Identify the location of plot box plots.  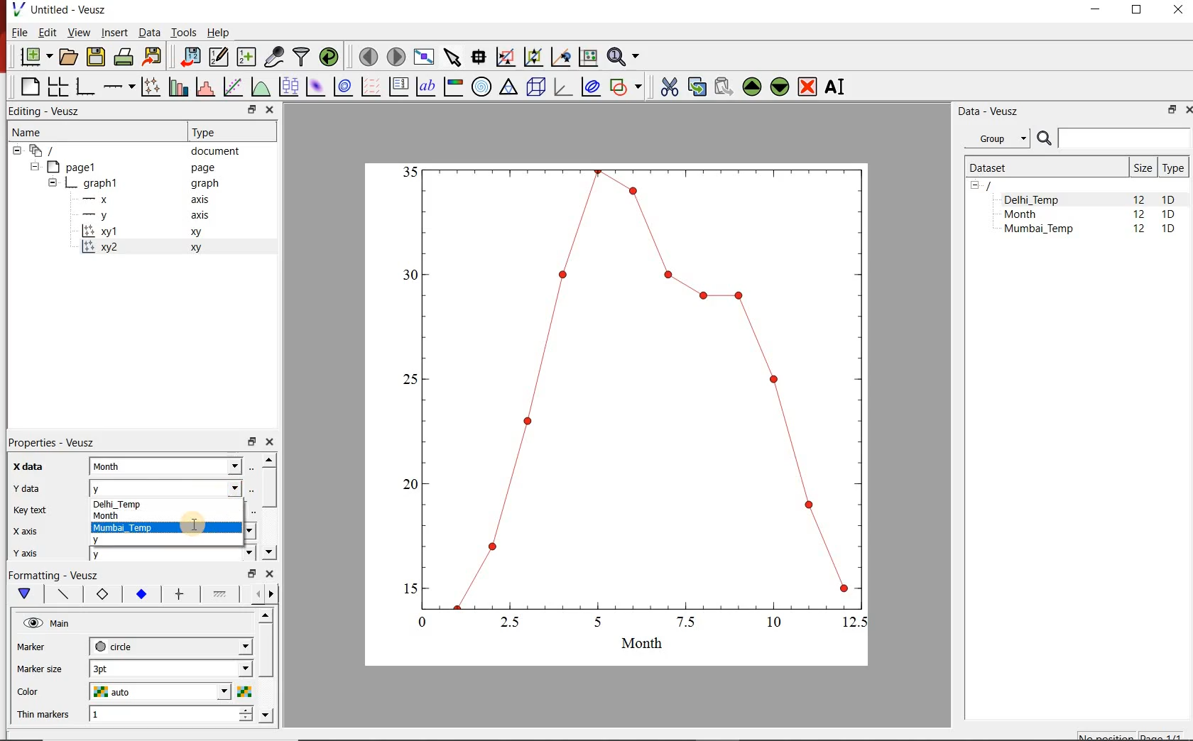
(288, 87).